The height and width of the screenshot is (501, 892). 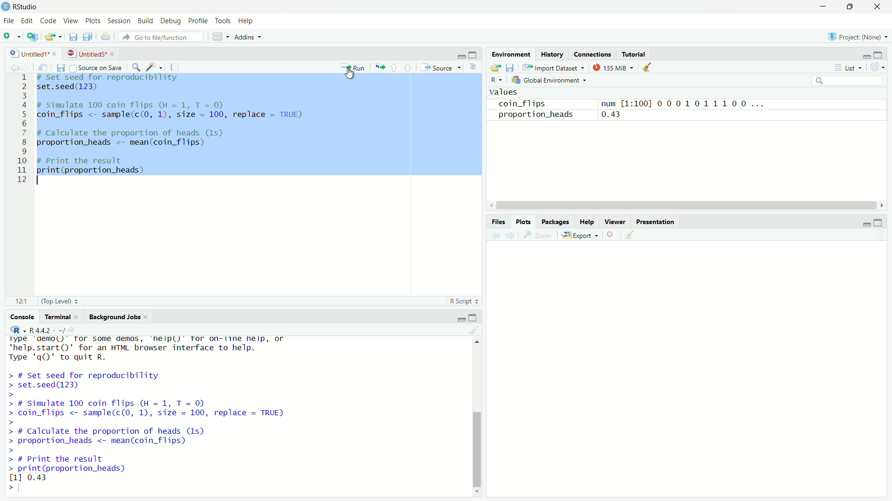 I want to click on R Script, so click(x=465, y=301).